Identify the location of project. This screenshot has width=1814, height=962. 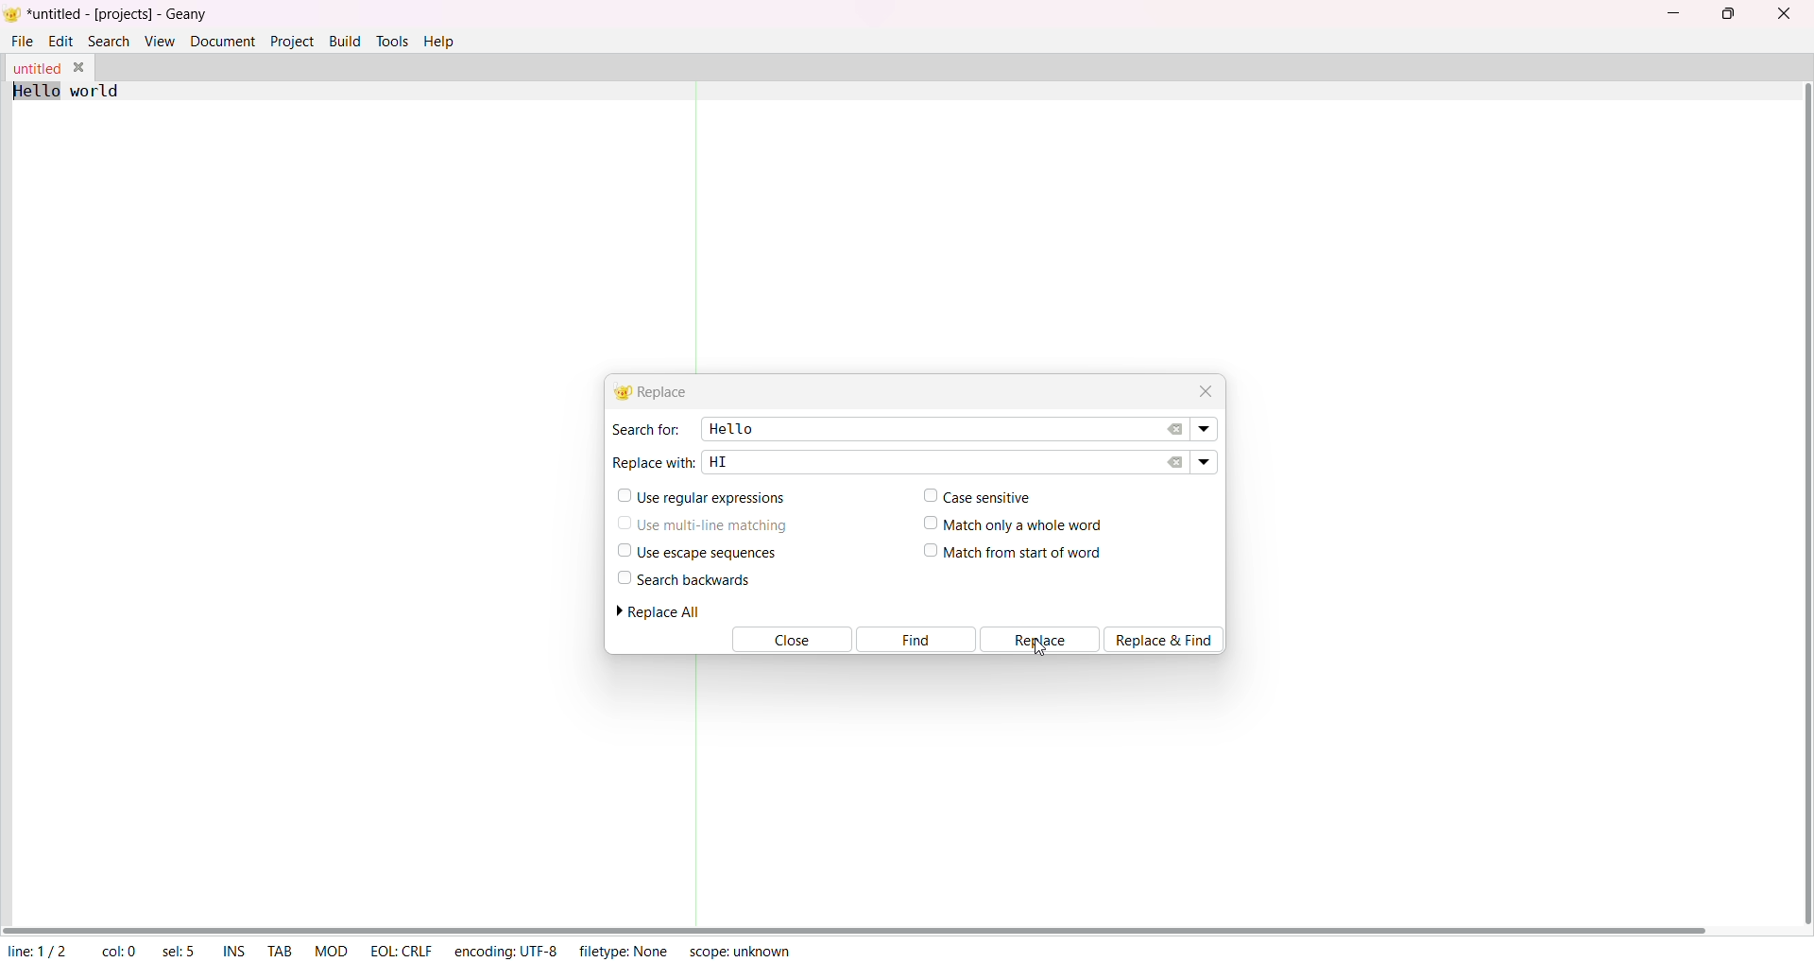
(292, 40).